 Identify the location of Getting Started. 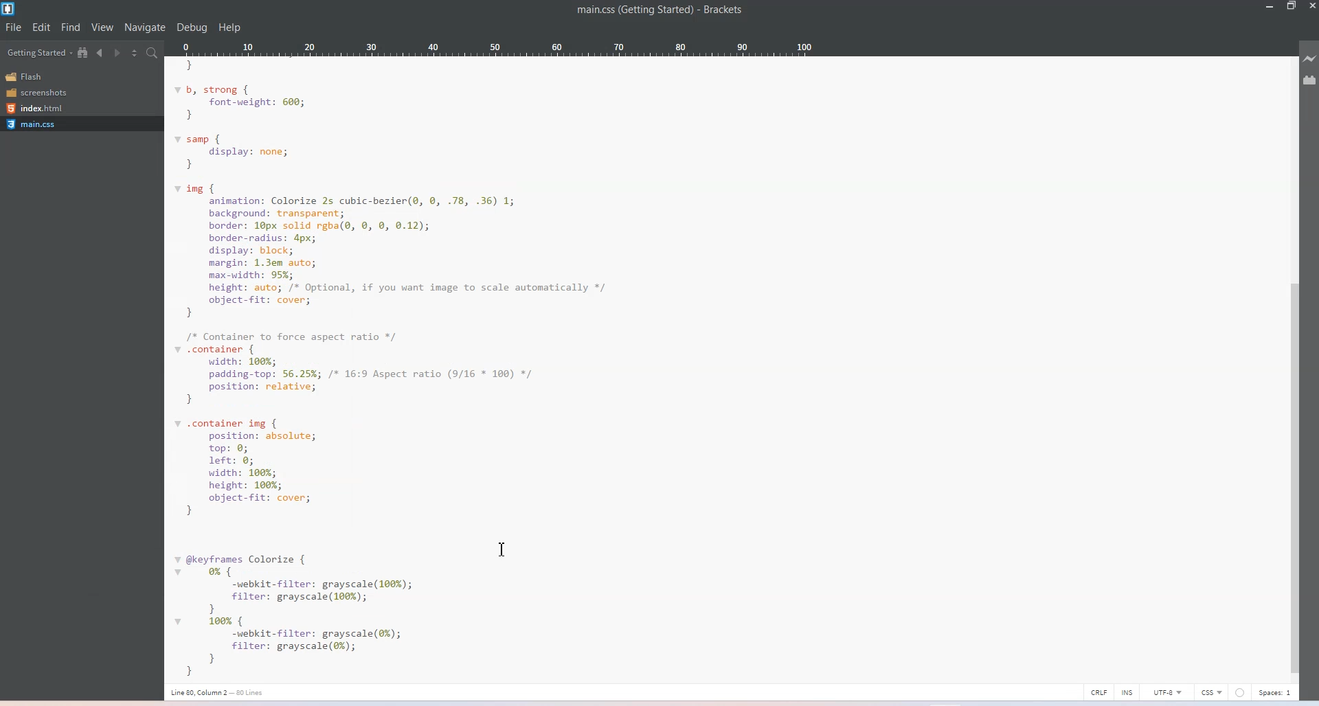
(38, 54).